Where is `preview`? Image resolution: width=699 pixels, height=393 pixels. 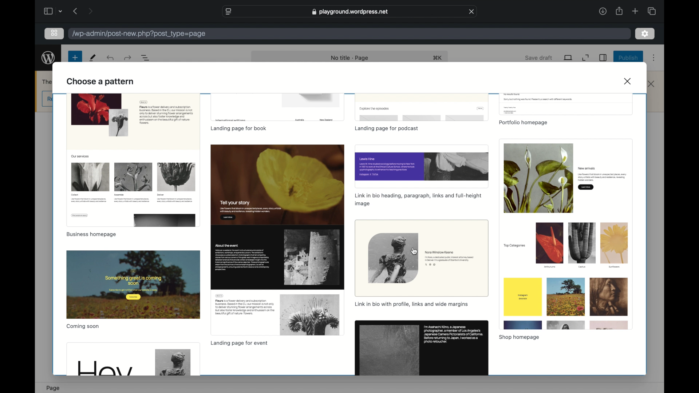 preview is located at coordinates (133, 285).